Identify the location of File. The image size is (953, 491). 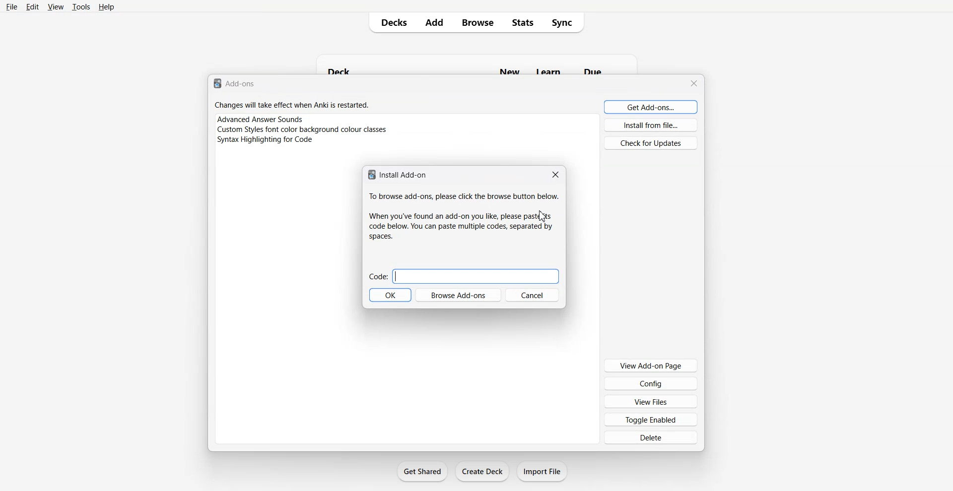
(12, 6).